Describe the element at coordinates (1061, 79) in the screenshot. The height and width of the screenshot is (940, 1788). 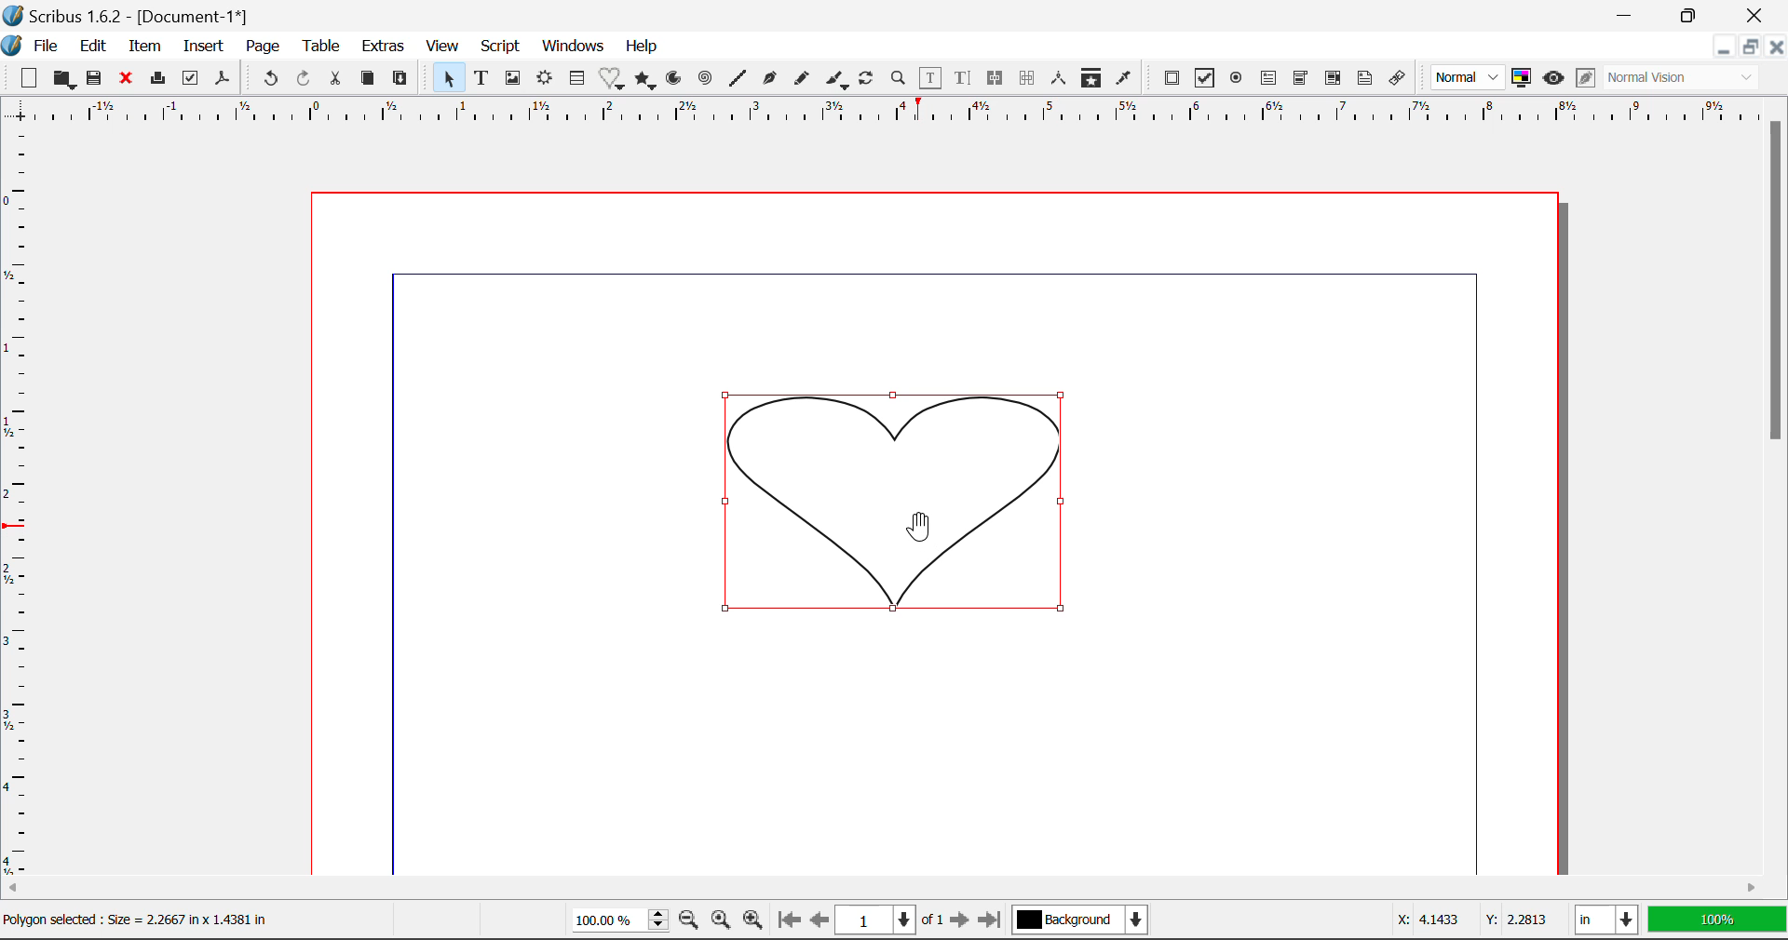
I see `Measurements` at that location.